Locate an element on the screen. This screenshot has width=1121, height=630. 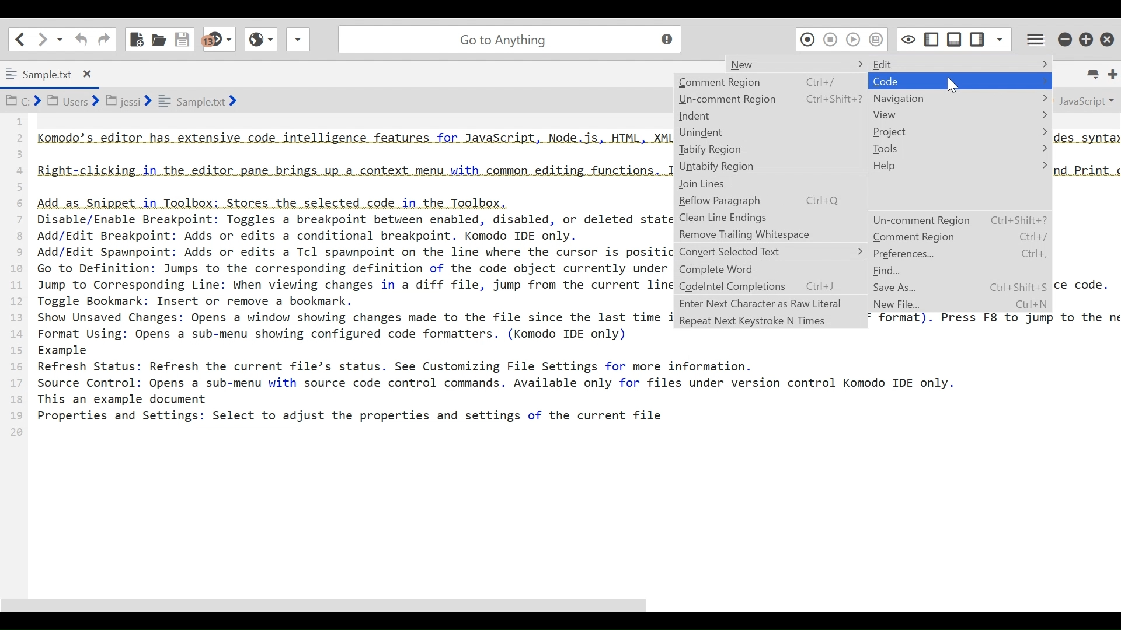
Help is located at coordinates (959, 165).